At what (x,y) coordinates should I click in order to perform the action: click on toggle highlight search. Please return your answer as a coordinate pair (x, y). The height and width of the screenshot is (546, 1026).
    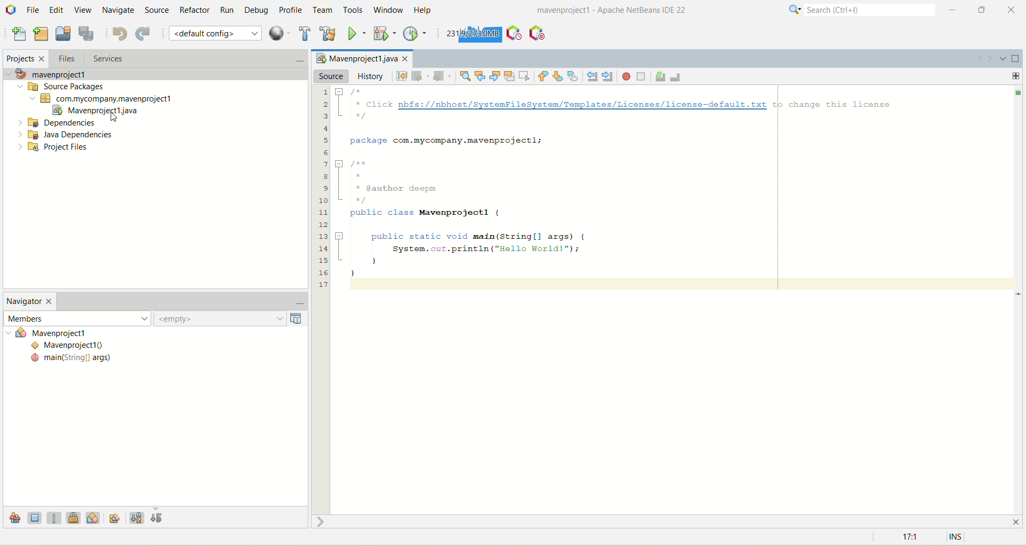
    Looking at the image, I should click on (509, 76).